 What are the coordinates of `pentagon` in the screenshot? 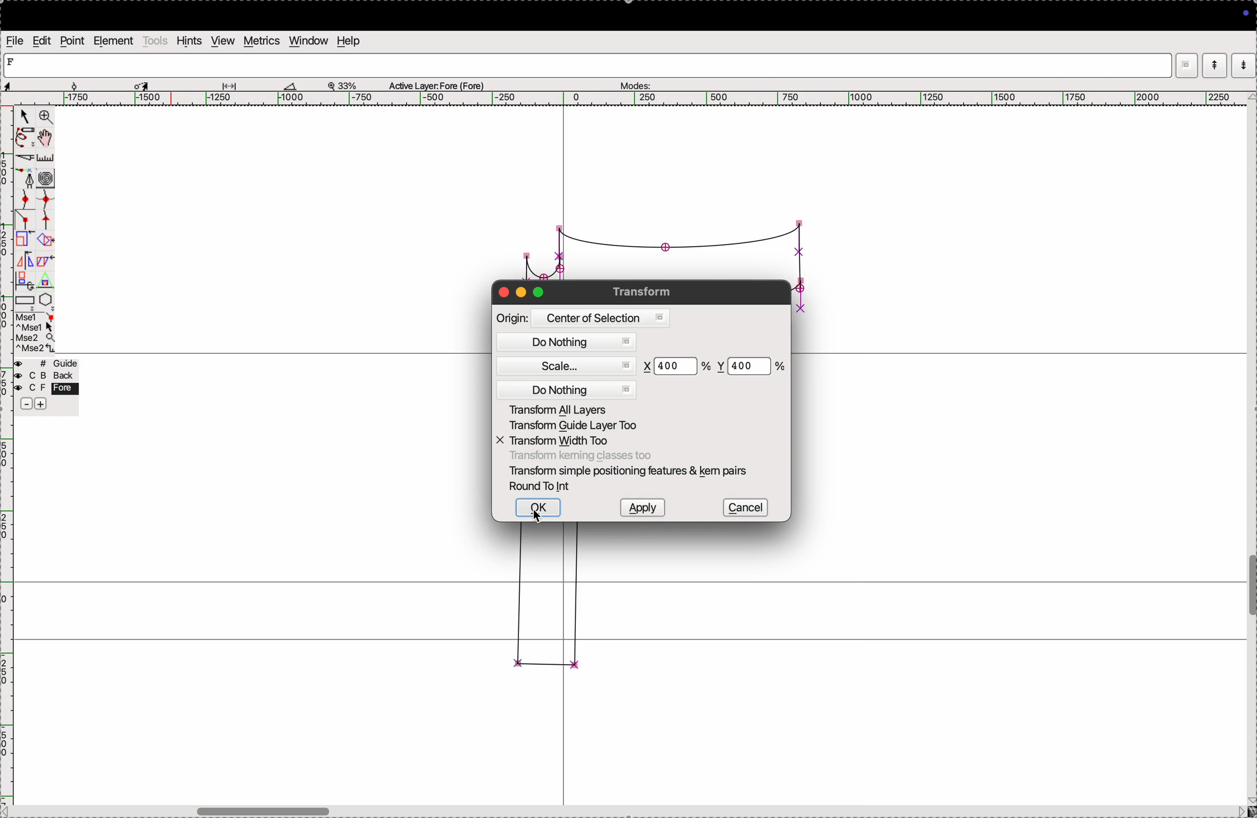 It's located at (46, 300).